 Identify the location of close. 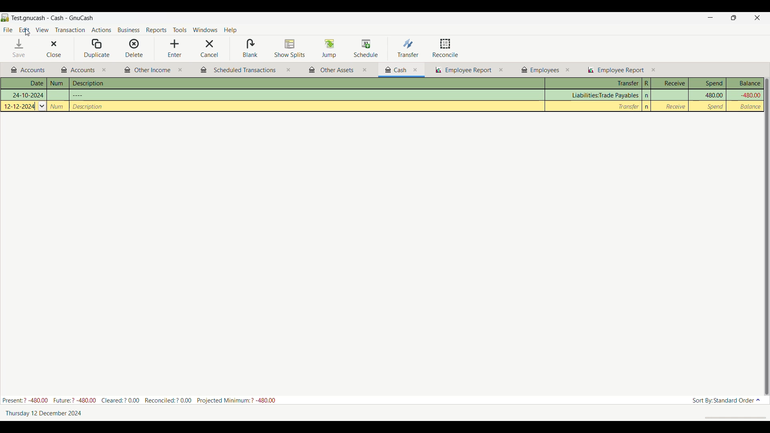
(105, 70).